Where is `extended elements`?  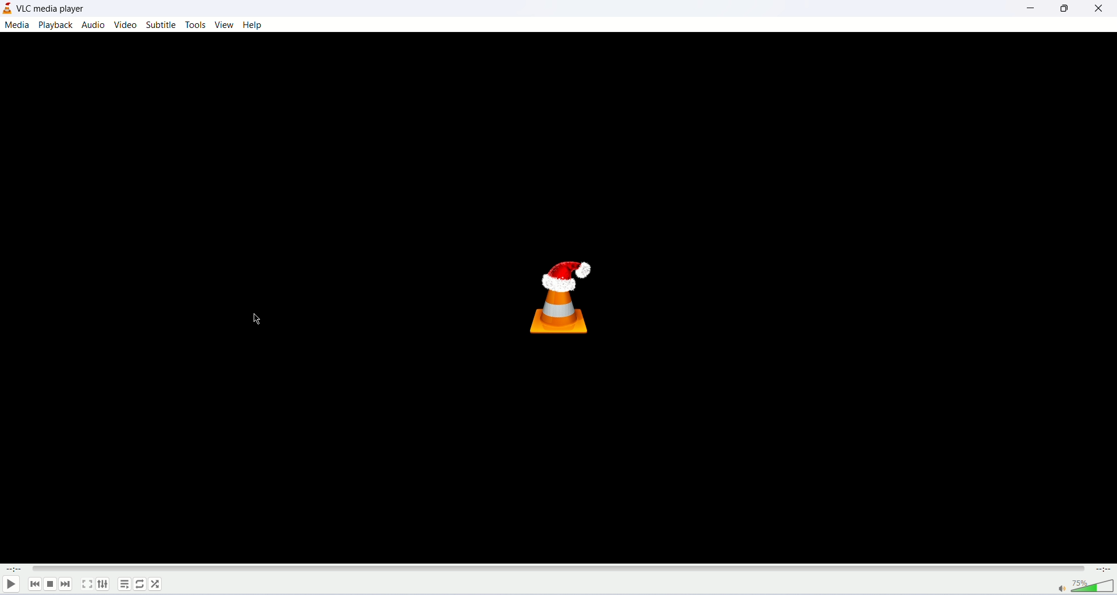
extended elements is located at coordinates (104, 585).